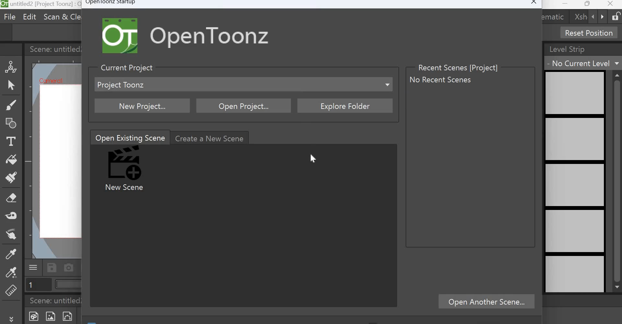 This screenshot has width=622, height=324. I want to click on Lock, so click(615, 17).